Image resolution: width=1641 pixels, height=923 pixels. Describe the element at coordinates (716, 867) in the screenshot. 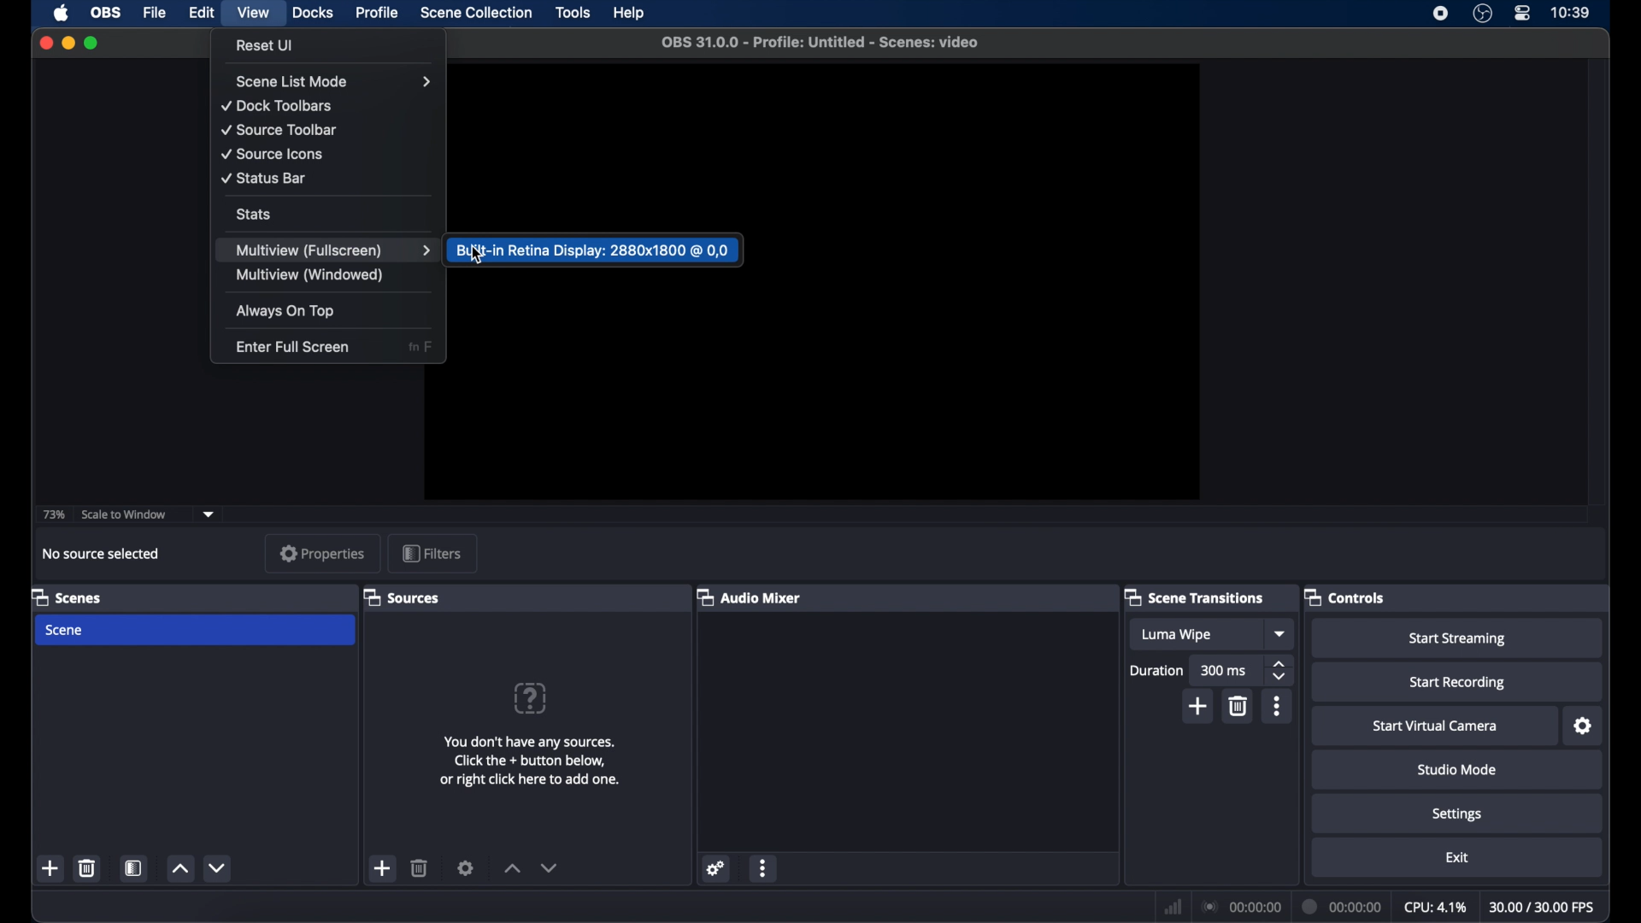

I see `settings` at that location.